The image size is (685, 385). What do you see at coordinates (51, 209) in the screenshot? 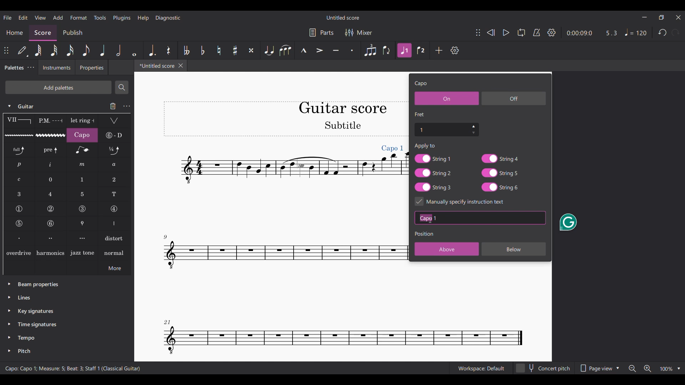
I see `String number 2` at bounding box center [51, 209].